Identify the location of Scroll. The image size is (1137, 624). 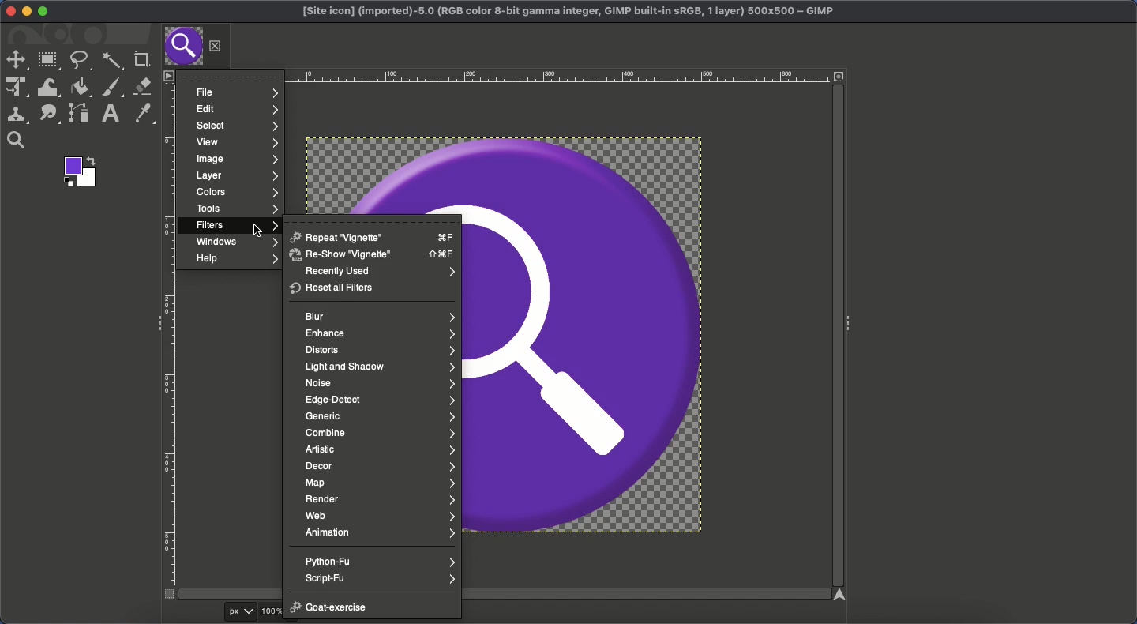
(500, 594).